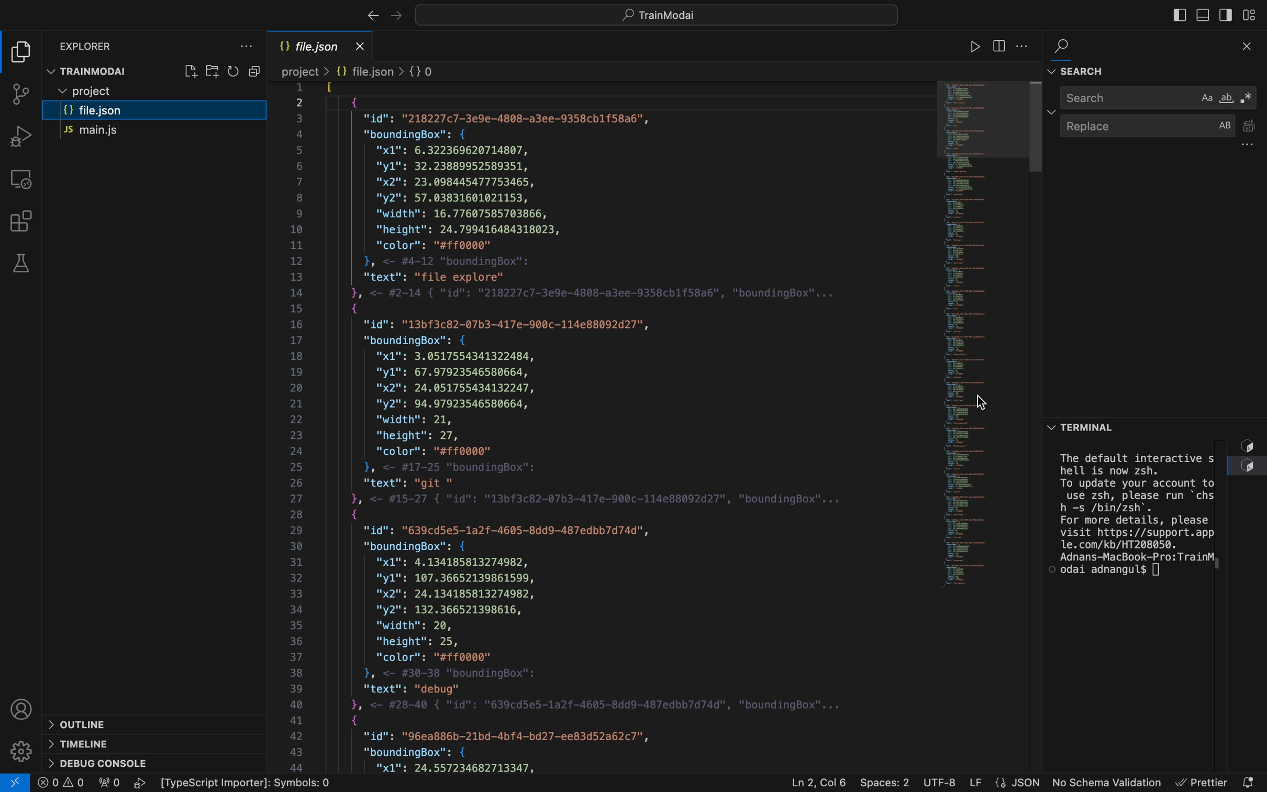  I want to click on explorer, so click(101, 45).